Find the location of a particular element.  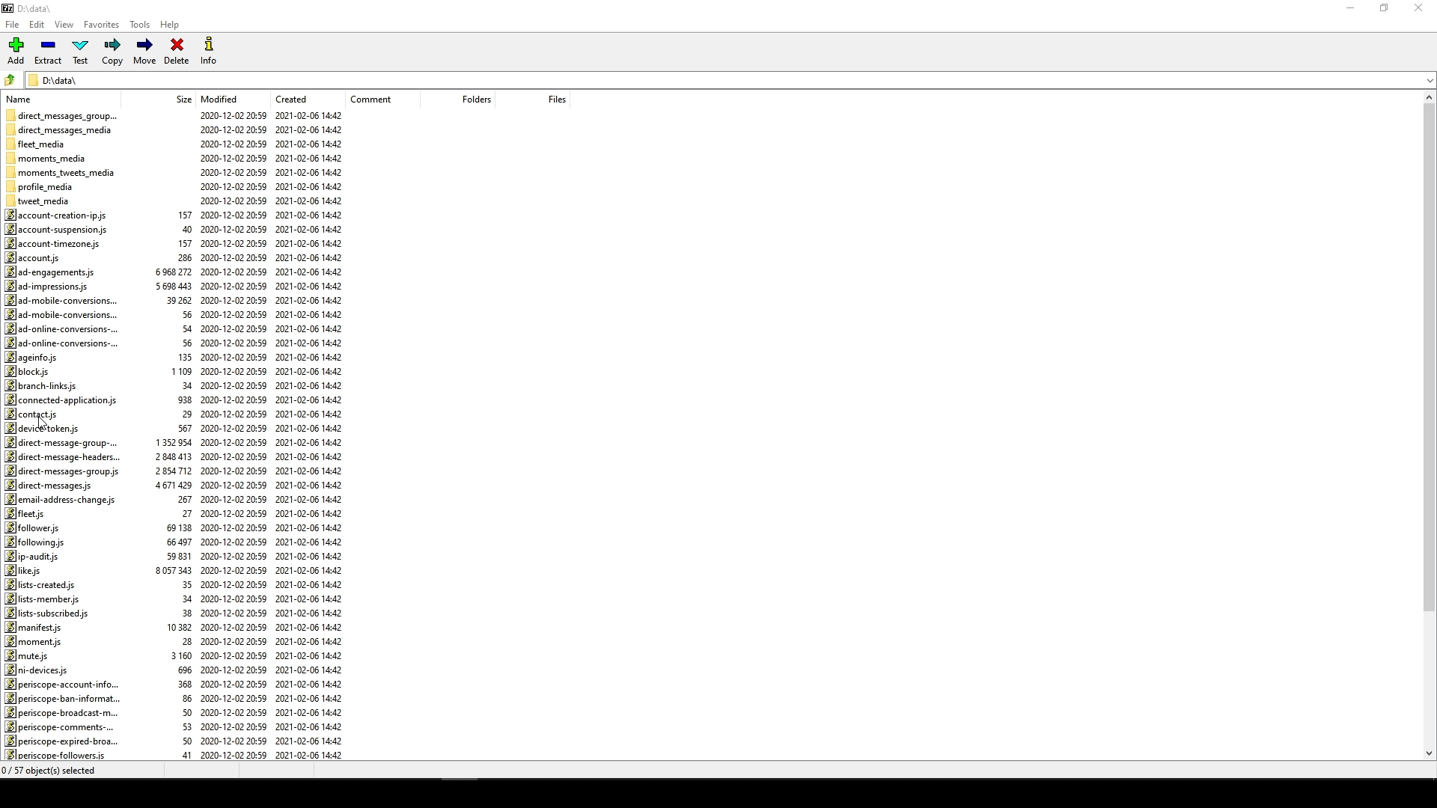

lists-member.js is located at coordinates (41, 599).